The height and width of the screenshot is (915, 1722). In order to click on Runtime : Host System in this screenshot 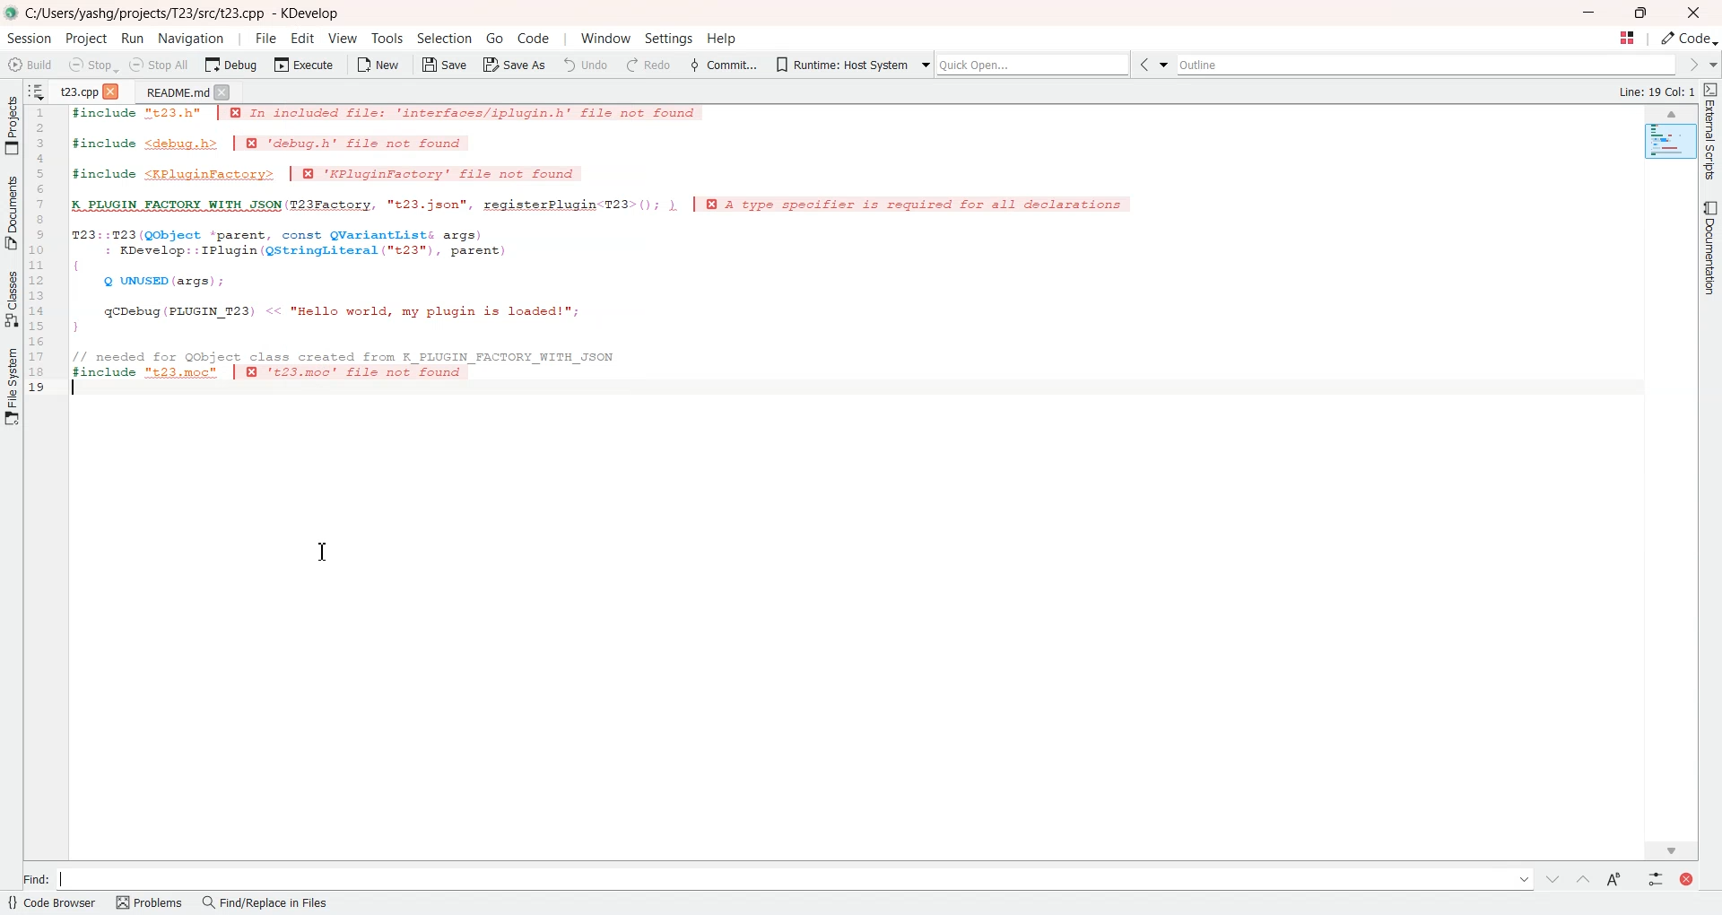, I will do `click(839, 63)`.